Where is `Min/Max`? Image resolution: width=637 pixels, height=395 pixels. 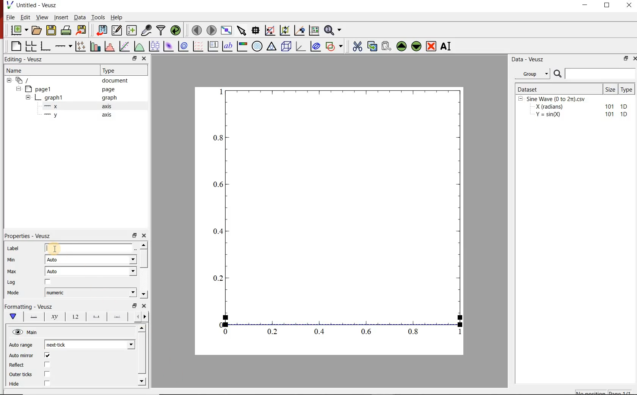
Min/Max is located at coordinates (133, 59).